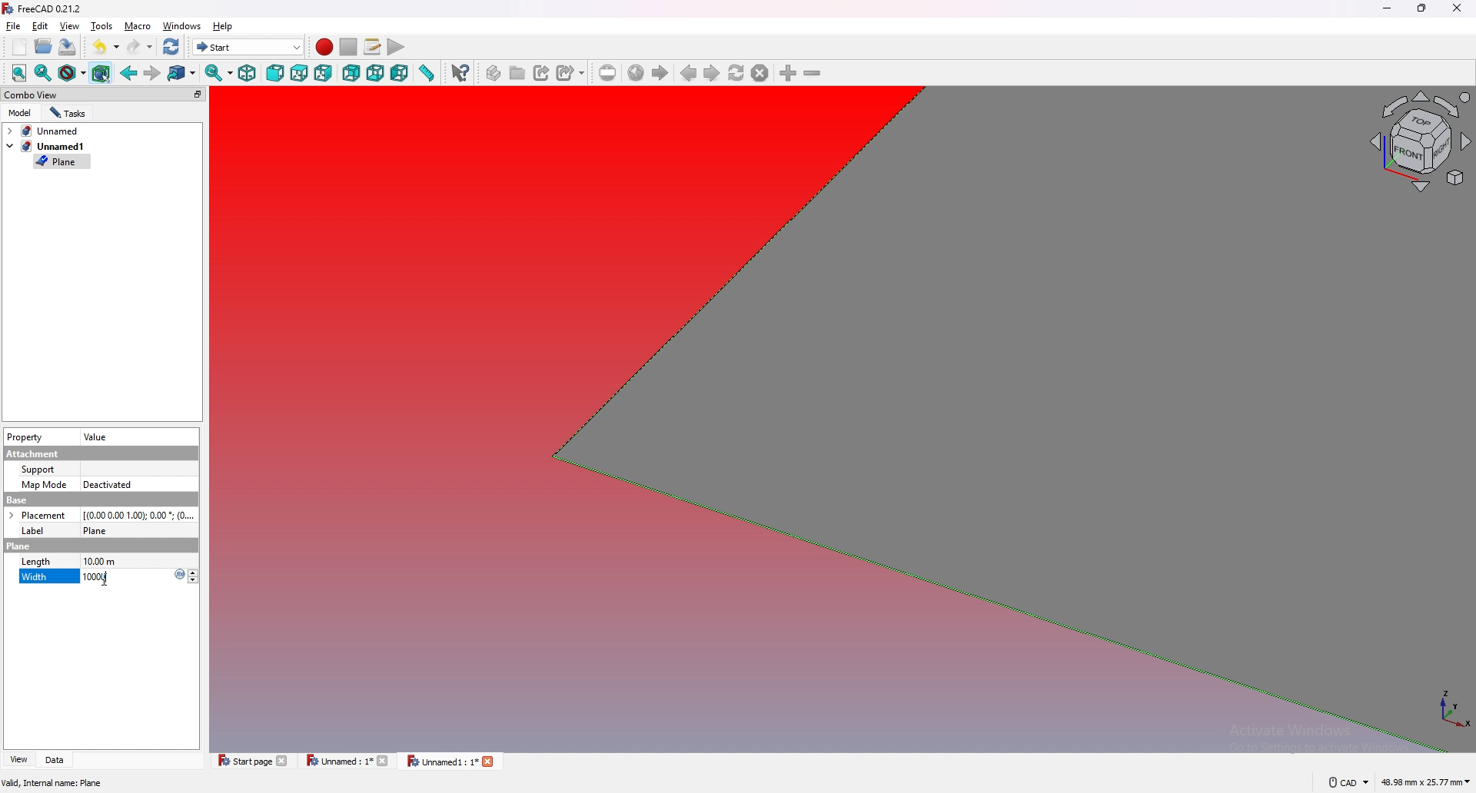  What do you see at coordinates (138, 25) in the screenshot?
I see `macro` at bounding box center [138, 25].